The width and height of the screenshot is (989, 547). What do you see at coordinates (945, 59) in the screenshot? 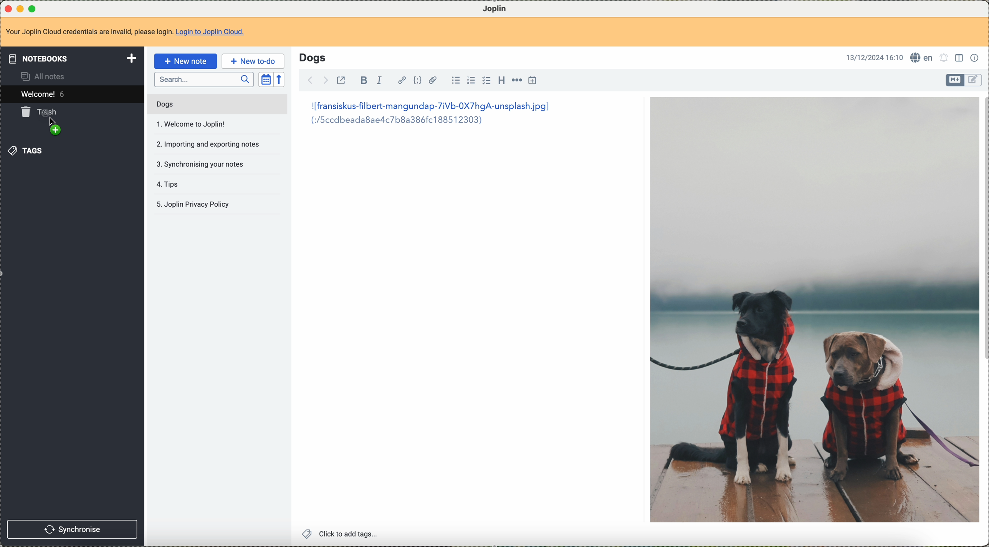
I see `set alarm` at bounding box center [945, 59].